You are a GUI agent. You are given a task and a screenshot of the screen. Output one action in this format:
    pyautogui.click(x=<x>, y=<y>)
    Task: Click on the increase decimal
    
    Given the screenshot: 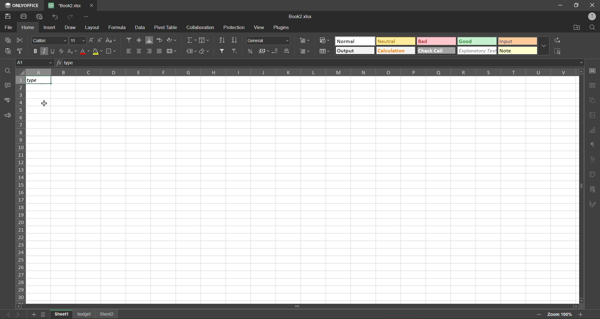 What is the action you would take?
    pyautogui.click(x=287, y=51)
    